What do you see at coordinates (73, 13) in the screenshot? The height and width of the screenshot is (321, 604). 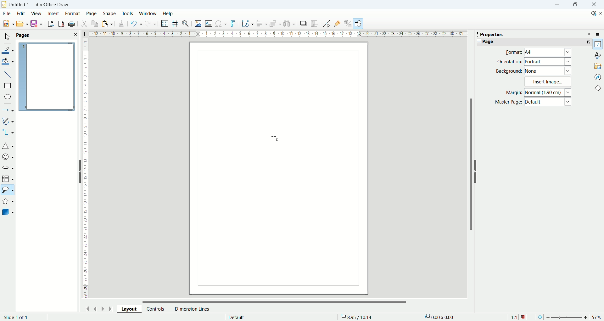 I see `format` at bounding box center [73, 13].